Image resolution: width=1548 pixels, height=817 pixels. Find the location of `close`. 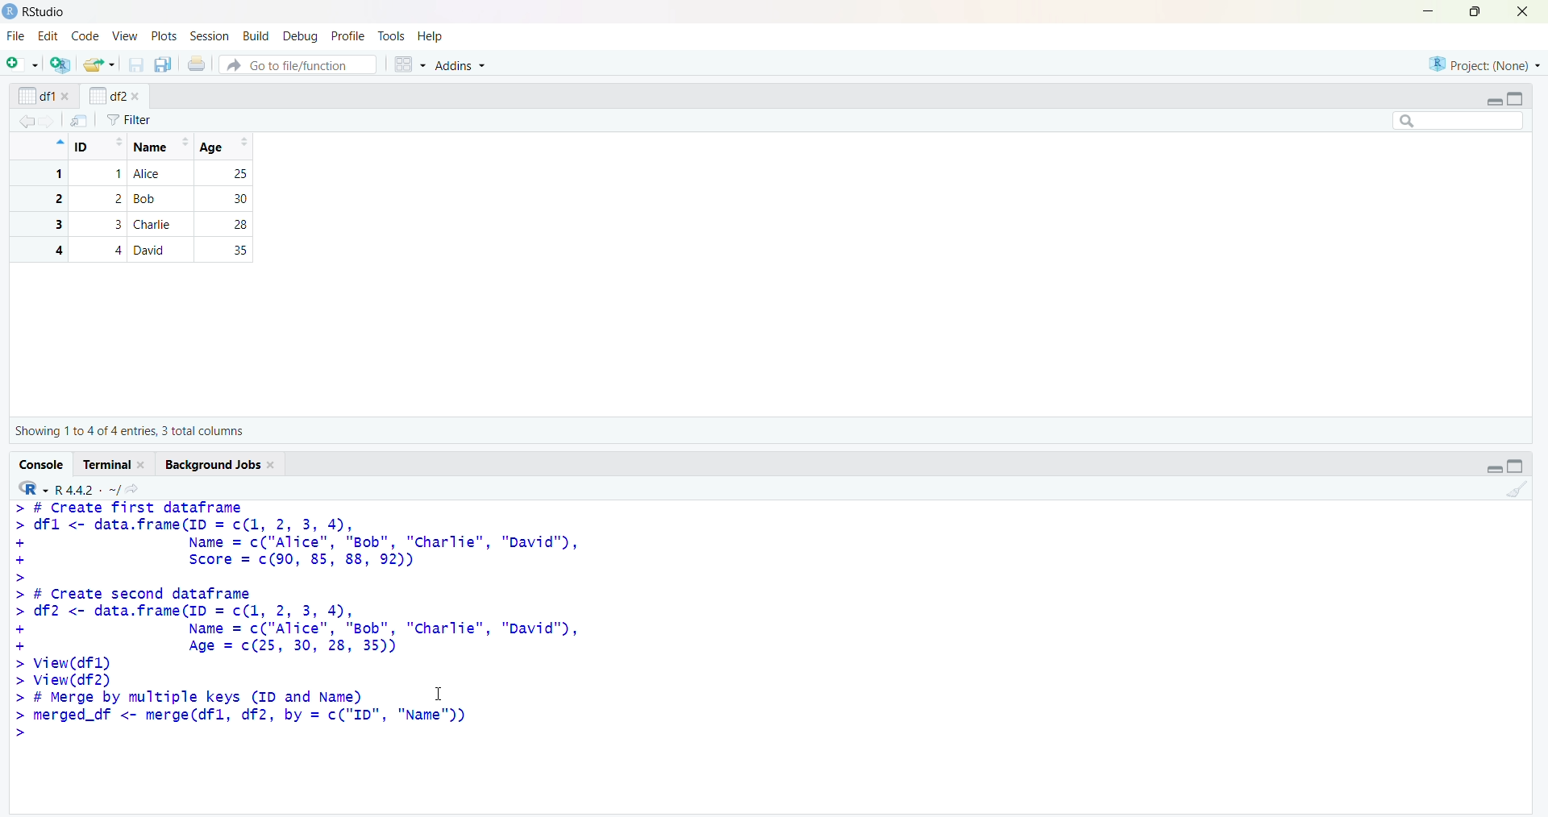

close is located at coordinates (1523, 11).